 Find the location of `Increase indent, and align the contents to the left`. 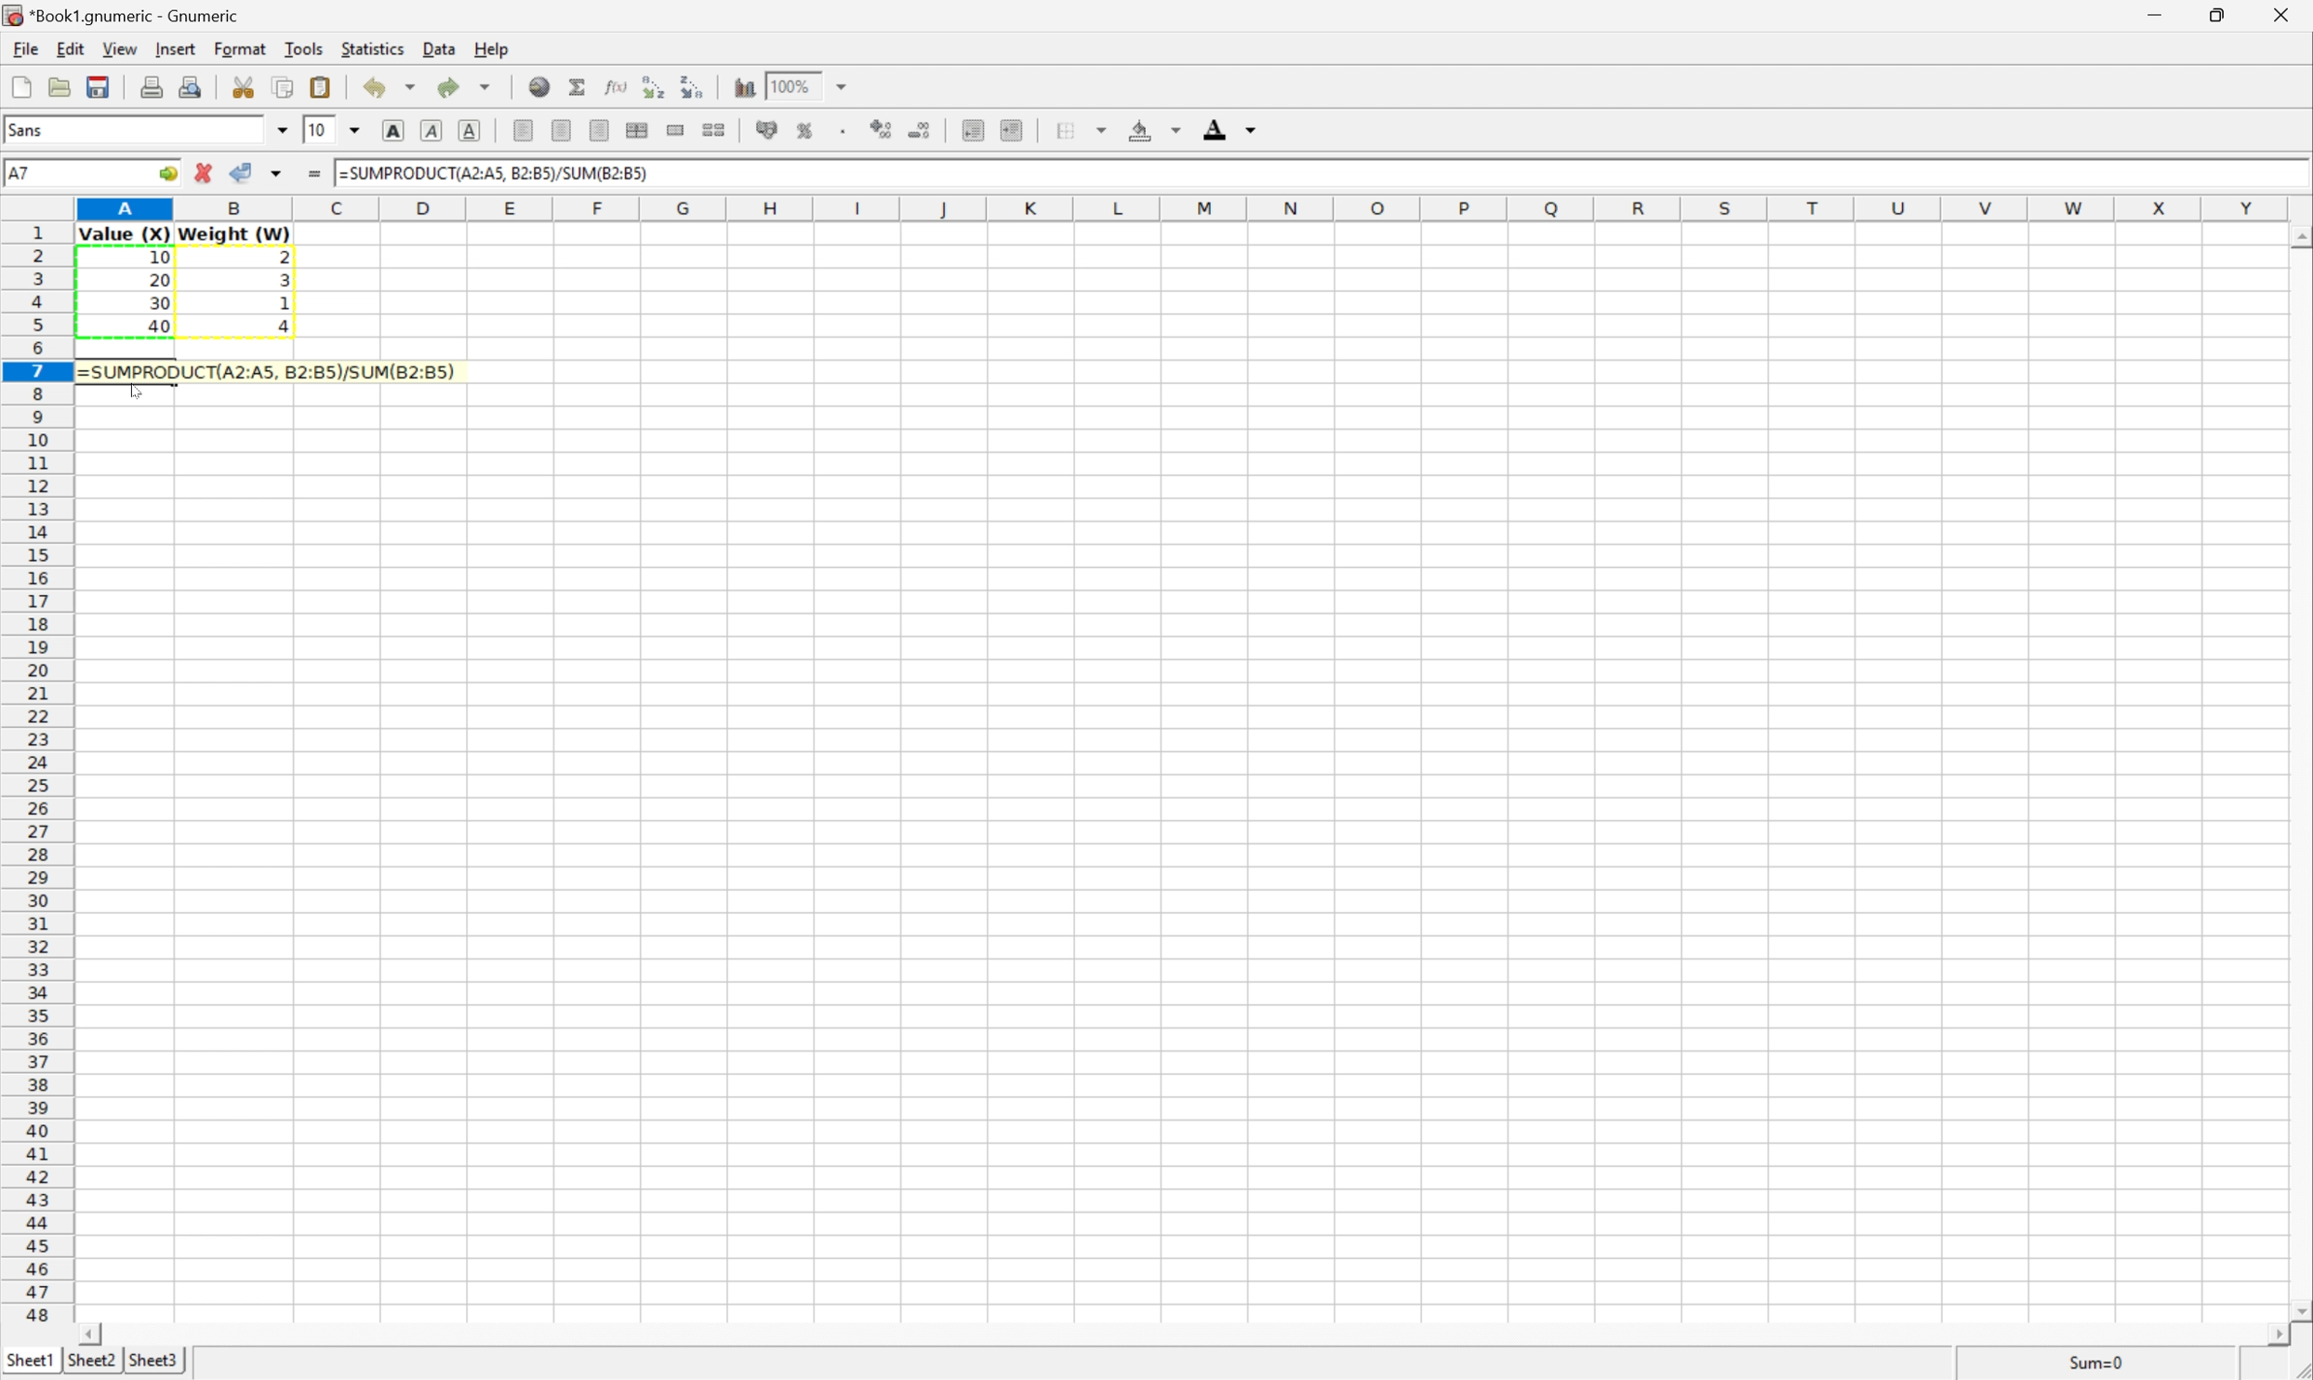

Increase indent, and align the contents to the left is located at coordinates (1019, 128).